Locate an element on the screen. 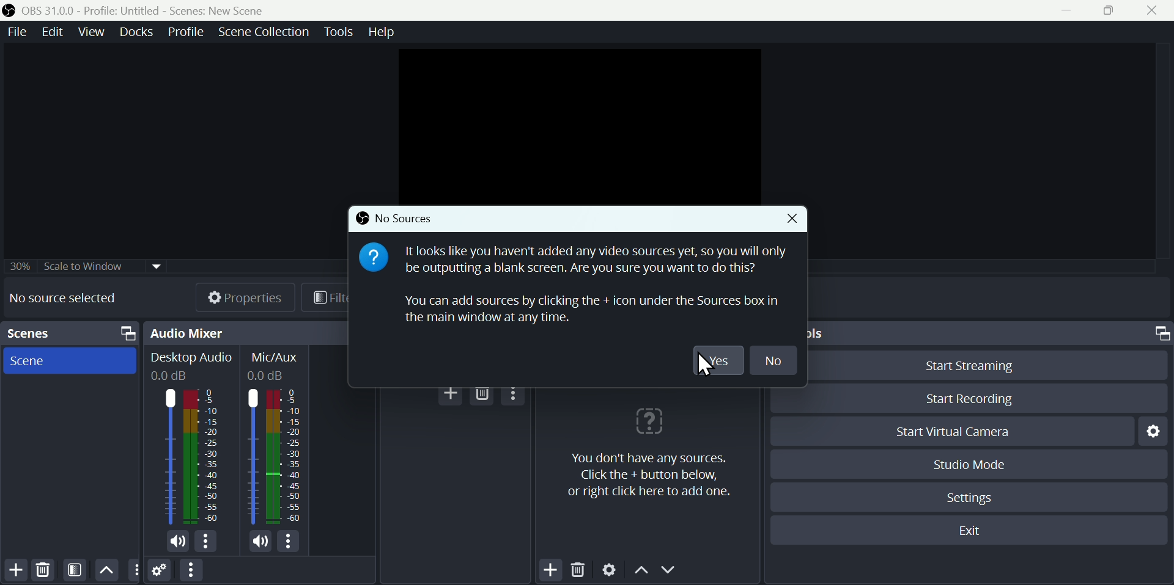 The width and height of the screenshot is (1174, 585). menu bar is located at coordinates (289, 543).